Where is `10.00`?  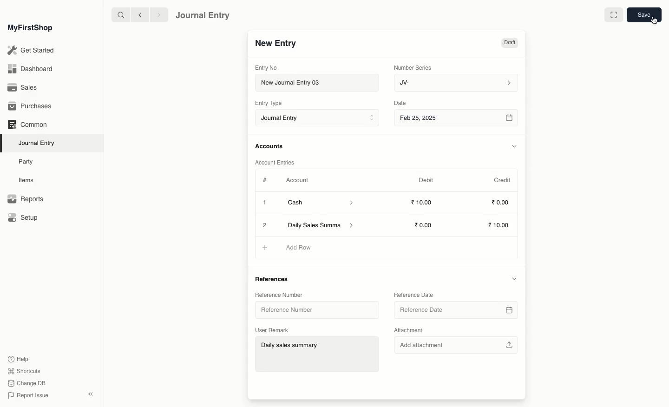 10.00 is located at coordinates (424, 203).